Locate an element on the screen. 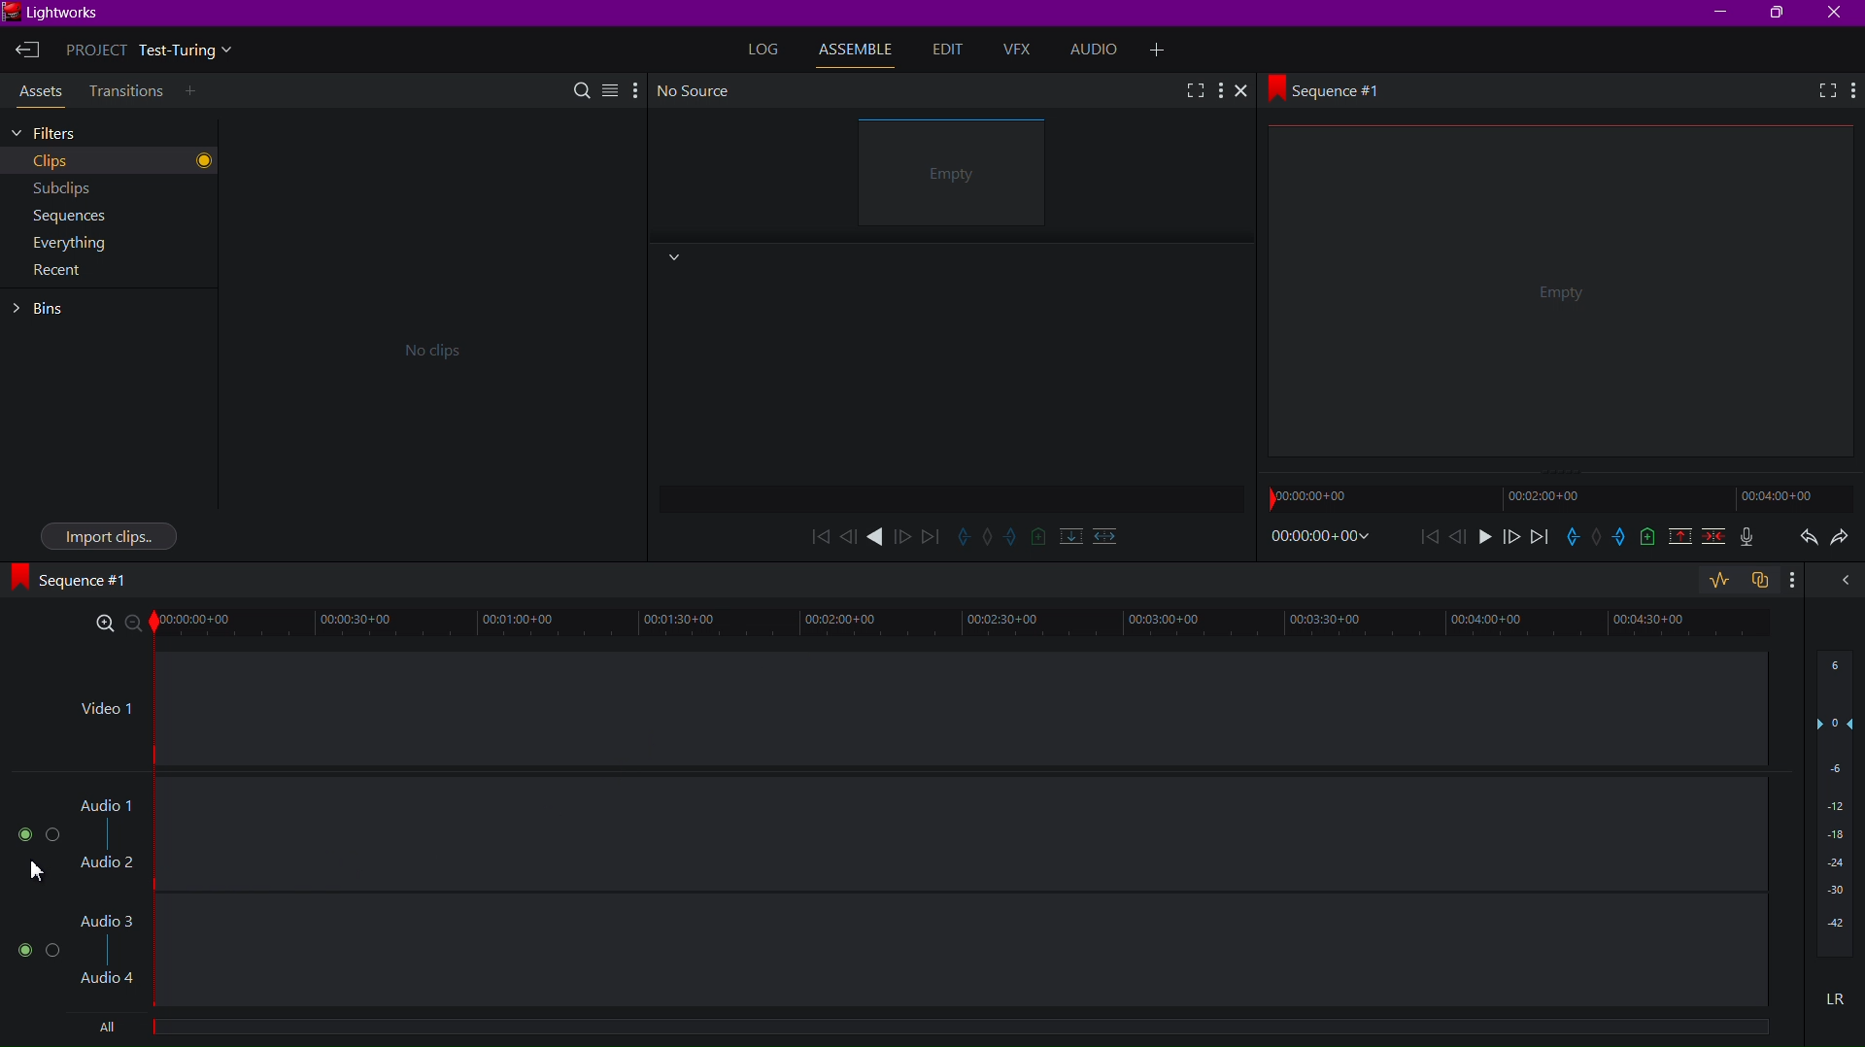 The image size is (1865, 1047). Search is located at coordinates (584, 88).